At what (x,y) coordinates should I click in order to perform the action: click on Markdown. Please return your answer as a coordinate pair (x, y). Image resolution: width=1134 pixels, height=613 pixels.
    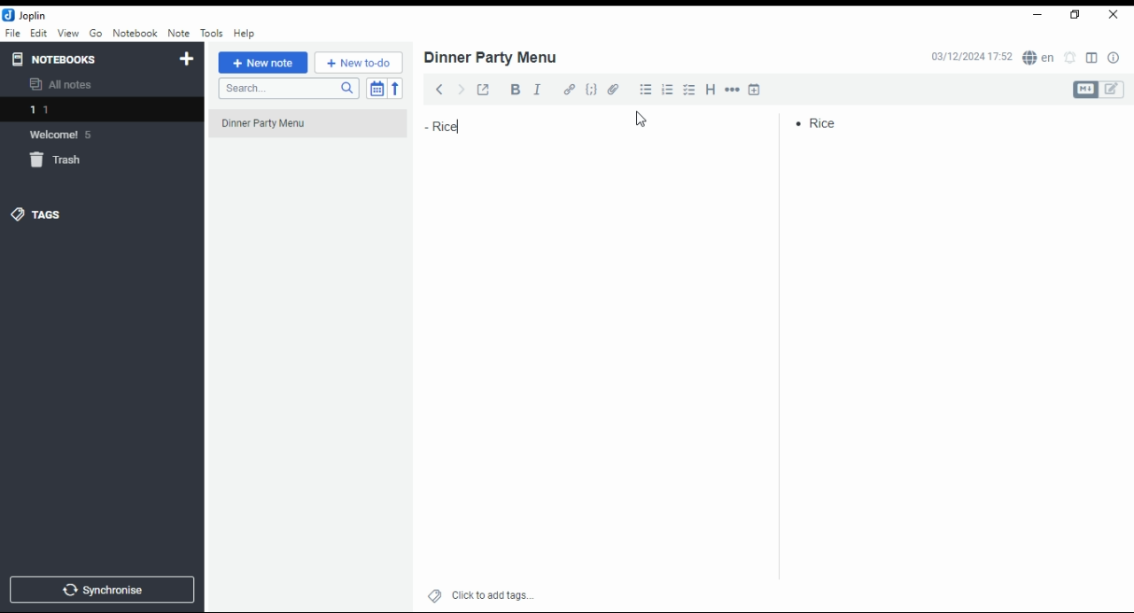
    Looking at the image, I should click on (1084, 89).